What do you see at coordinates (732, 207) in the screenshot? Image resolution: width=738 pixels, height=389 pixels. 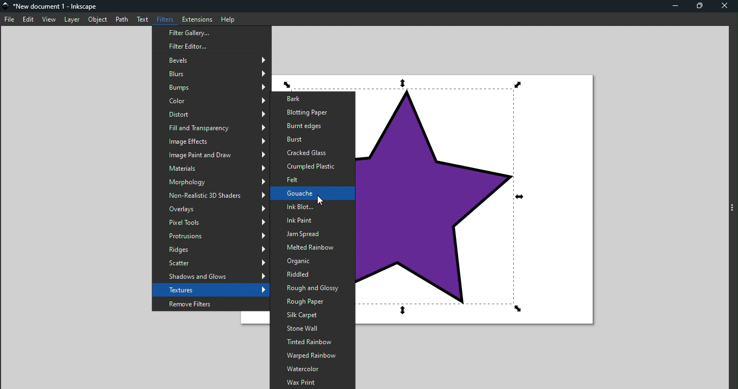 I see `toggle command panel` at bounding box center [732, 207].